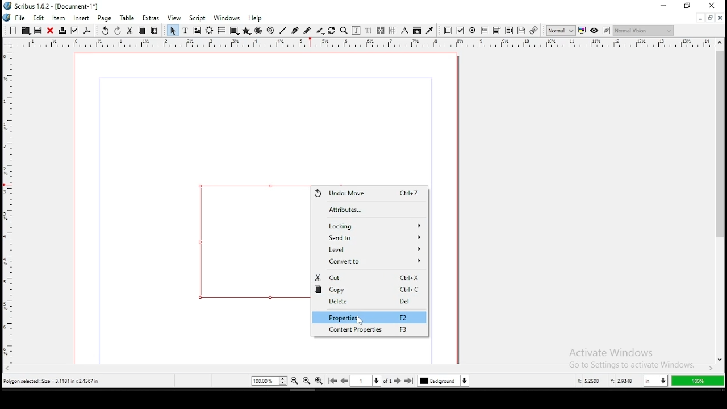 This screenshot has height=409, width=727. Describe the element at coordinates (593, 30) in the screenshot. I see `preview mode` at that location.